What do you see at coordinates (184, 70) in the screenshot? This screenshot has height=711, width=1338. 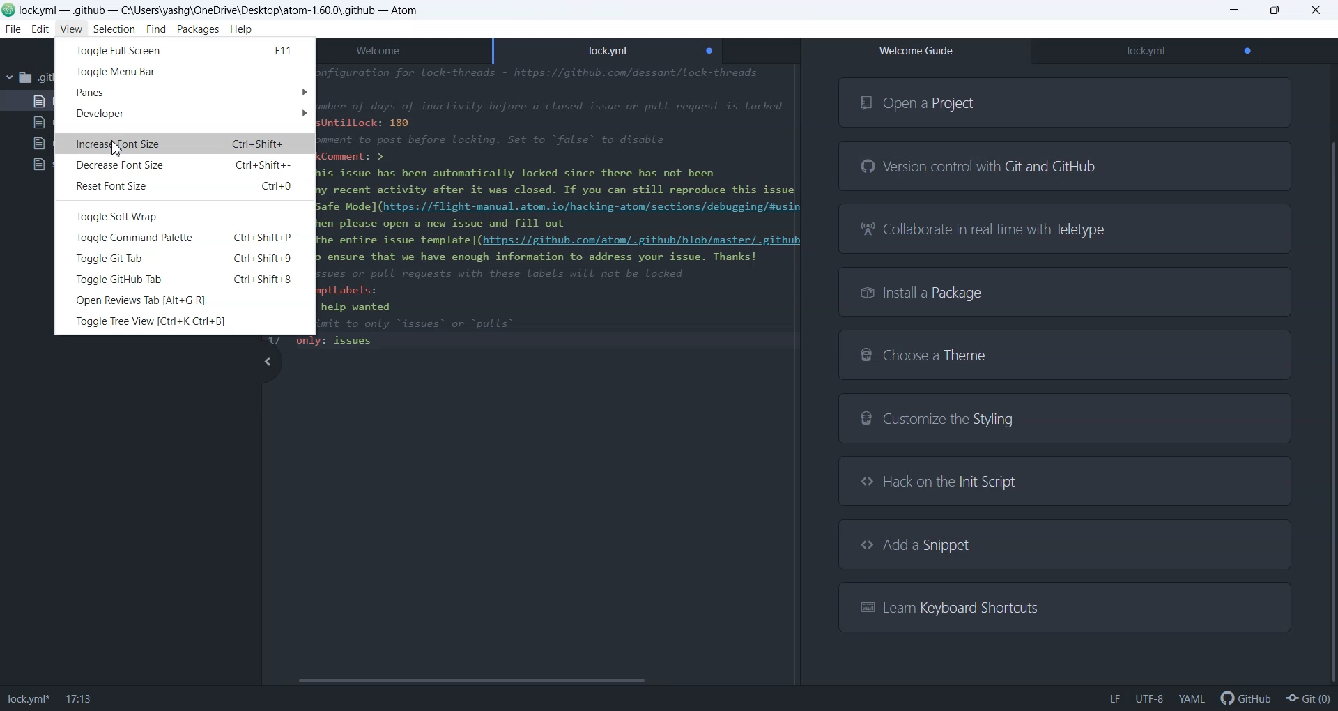 I see `Toggle menu bar` at bounding box center [184, 70].